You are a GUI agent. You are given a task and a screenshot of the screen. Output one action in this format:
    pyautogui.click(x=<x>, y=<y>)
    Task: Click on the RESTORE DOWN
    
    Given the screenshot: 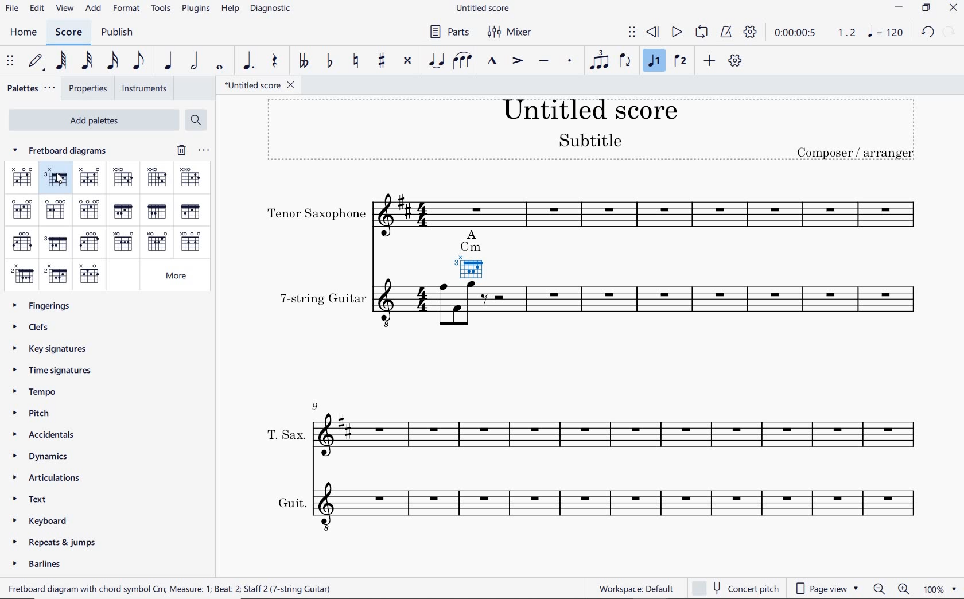 What is the action you would take?
    pyautogui.click(x=926, y=9)
    